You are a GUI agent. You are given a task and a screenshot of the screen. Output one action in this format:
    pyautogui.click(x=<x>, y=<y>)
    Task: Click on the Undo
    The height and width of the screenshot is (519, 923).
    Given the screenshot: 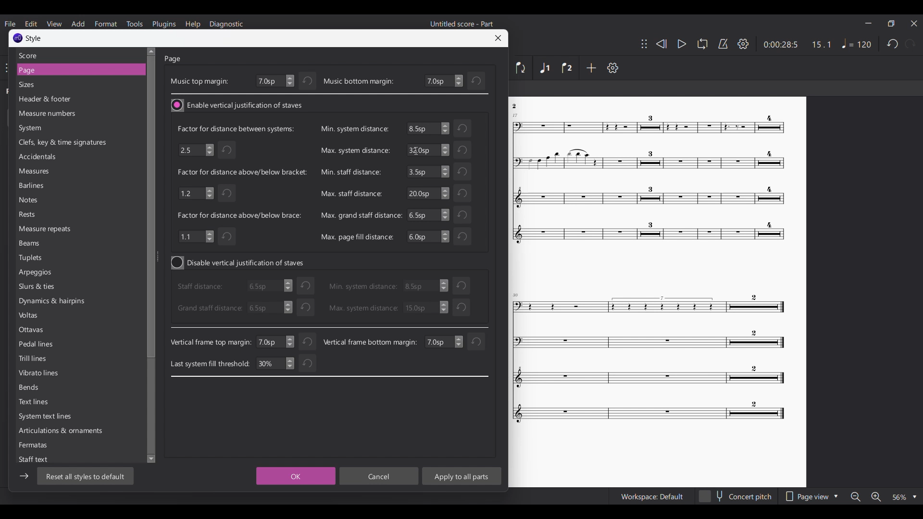 What is the action you would take?
    pyautogui.click(x=229, y=237)
    